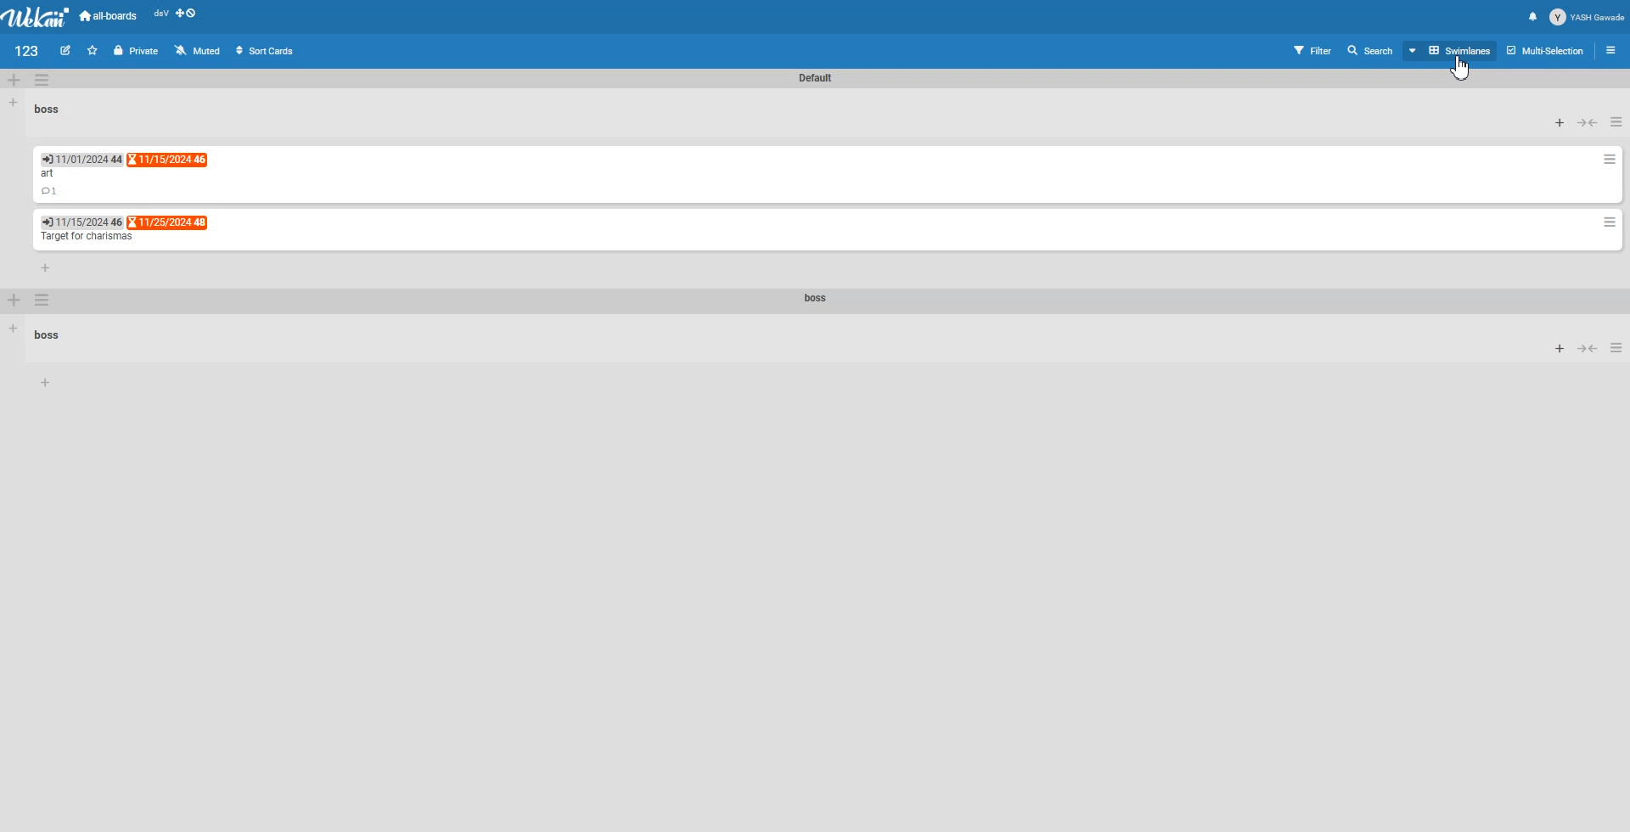  Describe the element at coordinates (1561, 123) in the screenshot. I see `Add card to top of list` at that location.